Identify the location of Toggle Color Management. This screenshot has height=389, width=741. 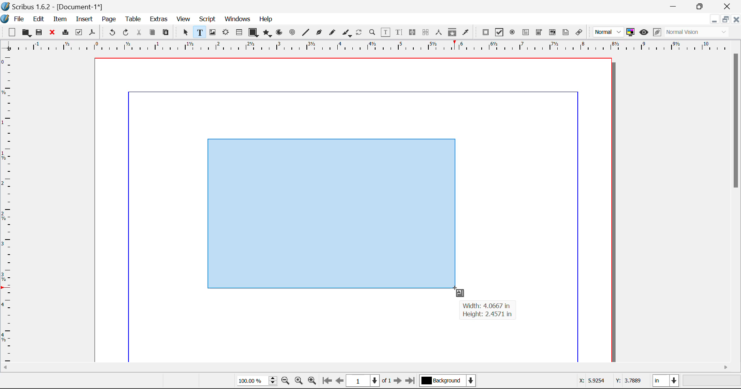
(631, 33).